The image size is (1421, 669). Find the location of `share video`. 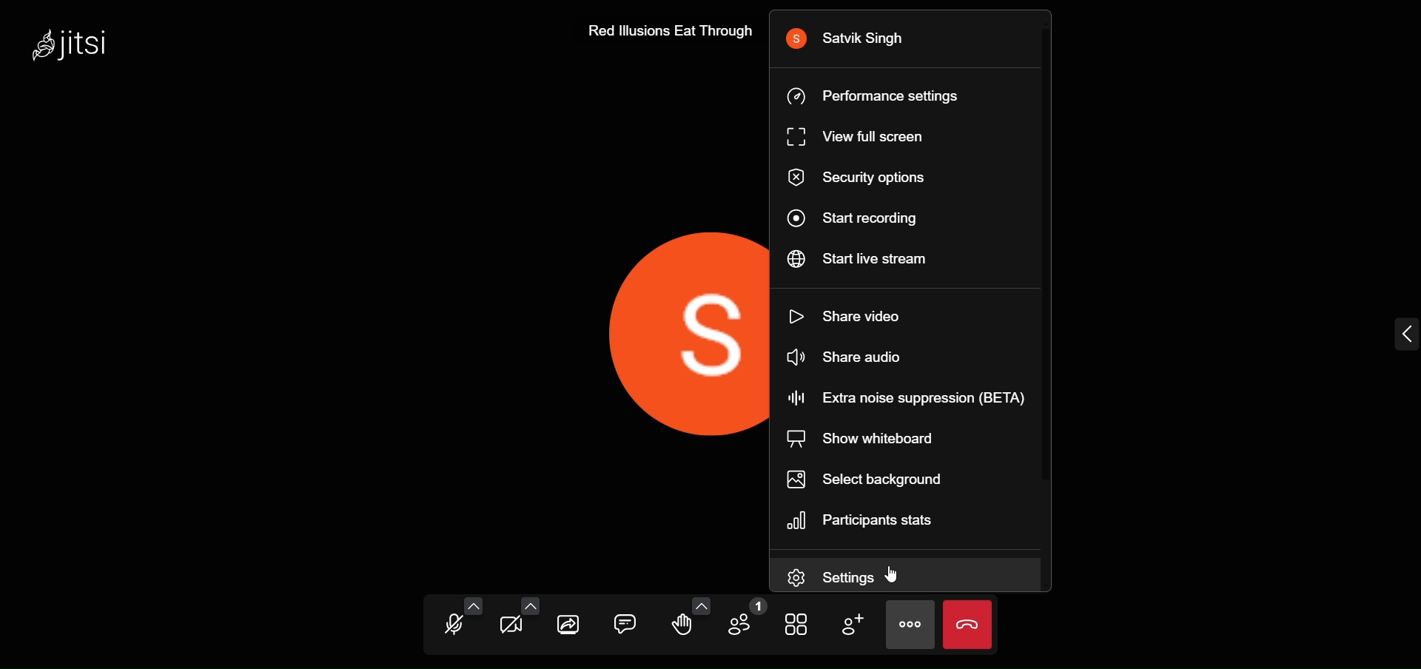

share video is located at coordinates (854, 314).